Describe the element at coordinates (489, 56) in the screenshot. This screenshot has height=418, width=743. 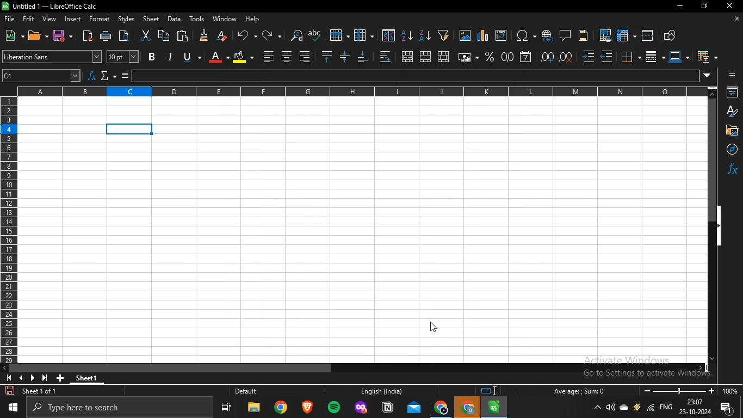
I see `format as percent ` at that location.